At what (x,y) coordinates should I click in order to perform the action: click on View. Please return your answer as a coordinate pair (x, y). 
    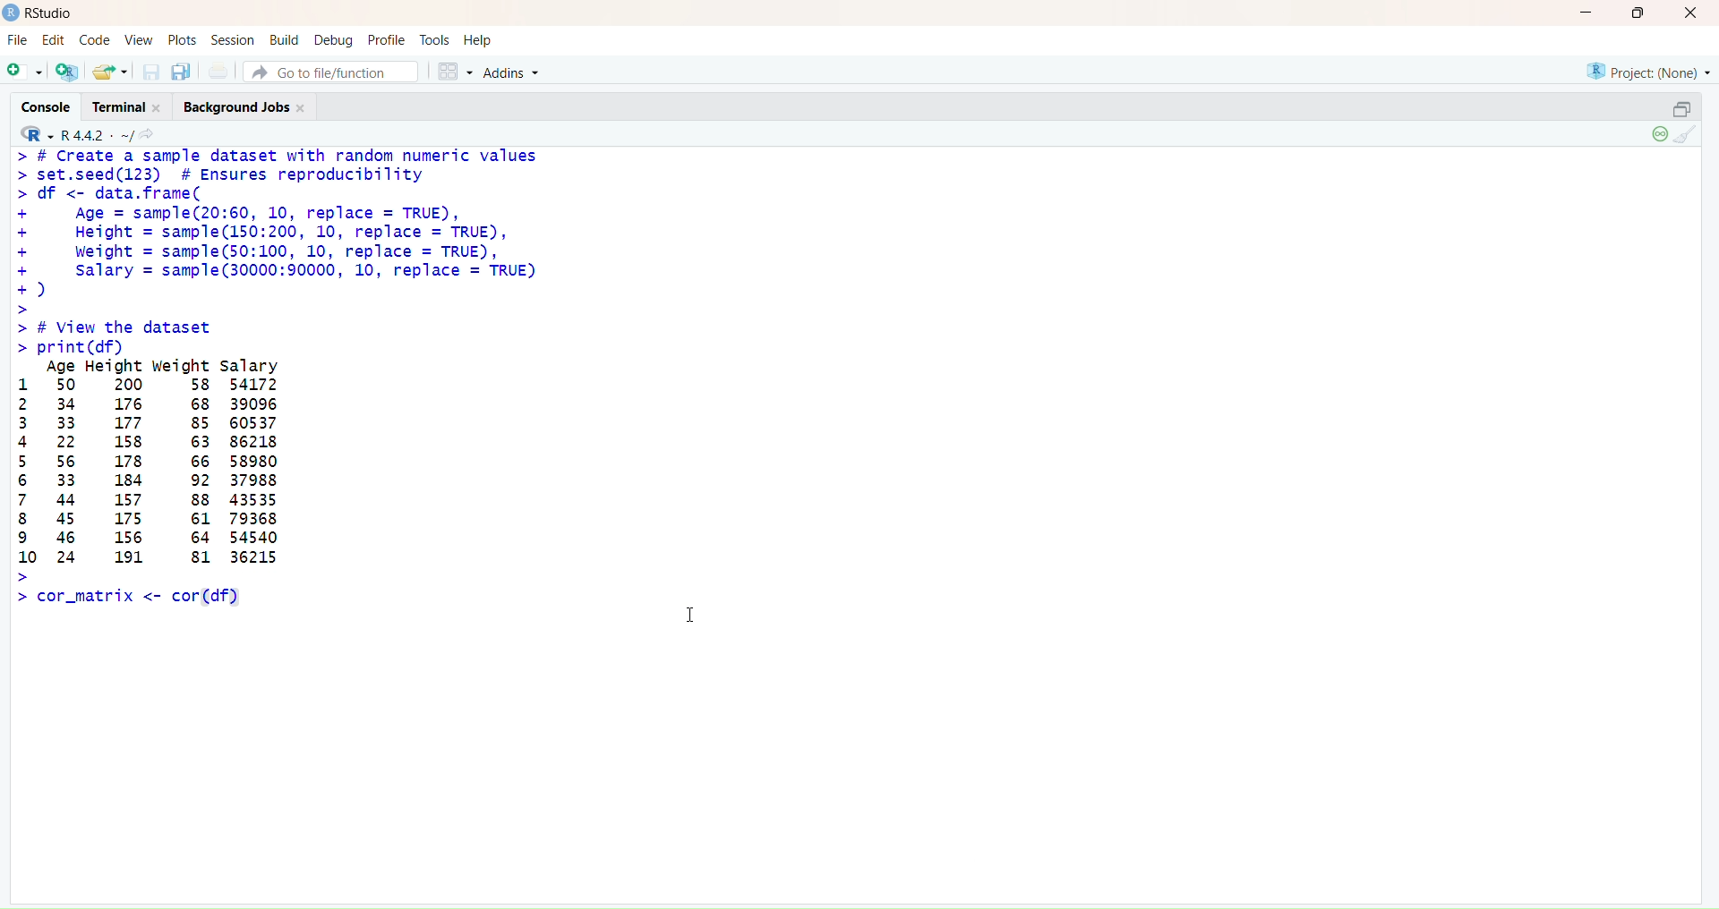
    Looking at the image, I should click on (138, 39).